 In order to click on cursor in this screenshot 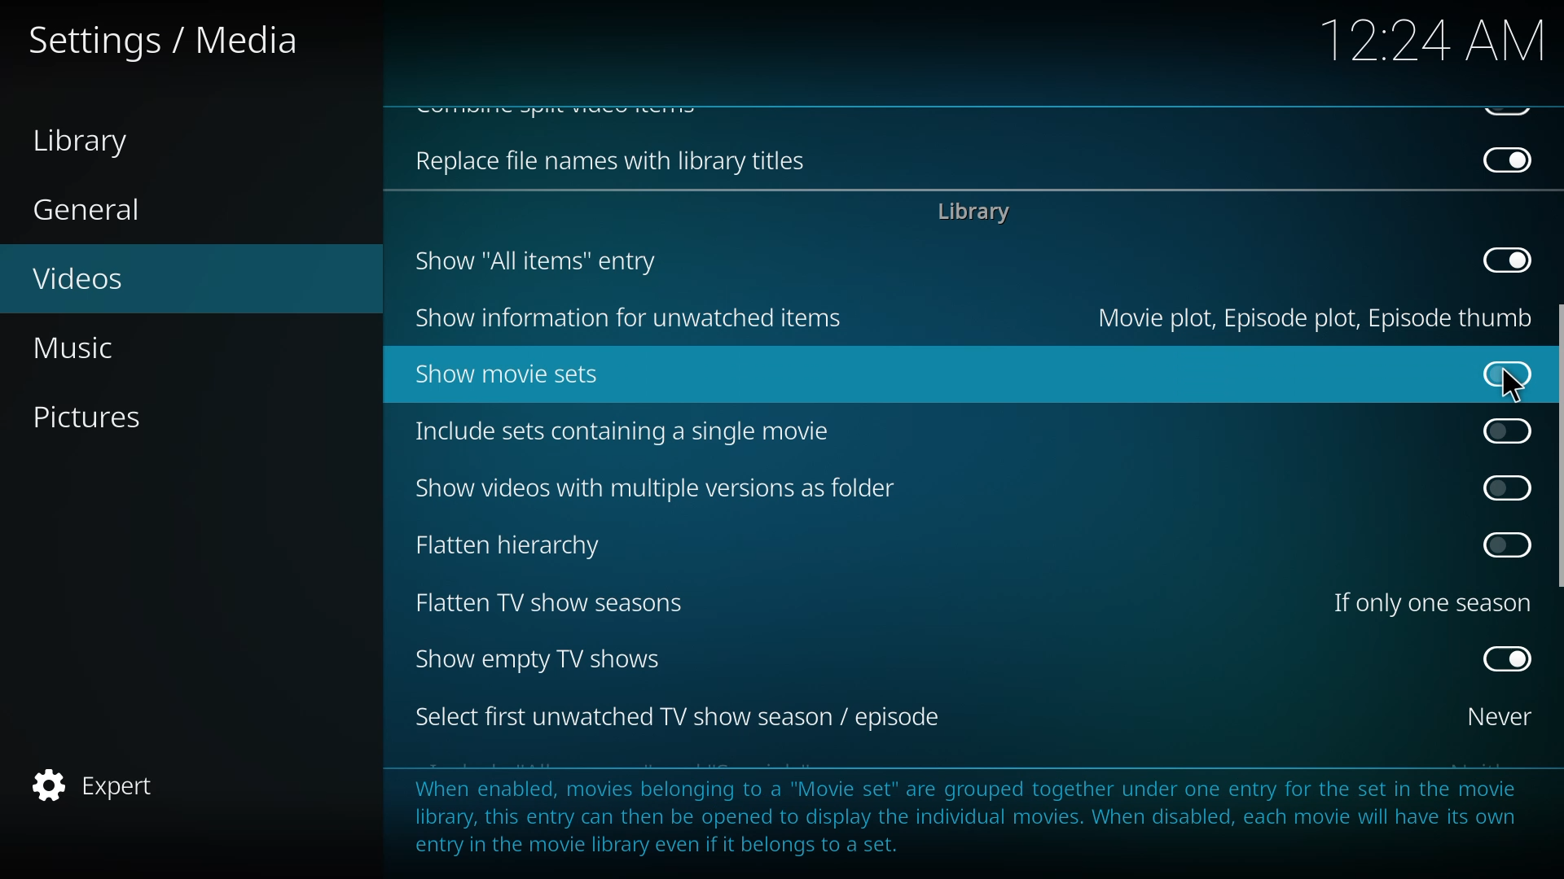, I will do `click(1513, 384)`.